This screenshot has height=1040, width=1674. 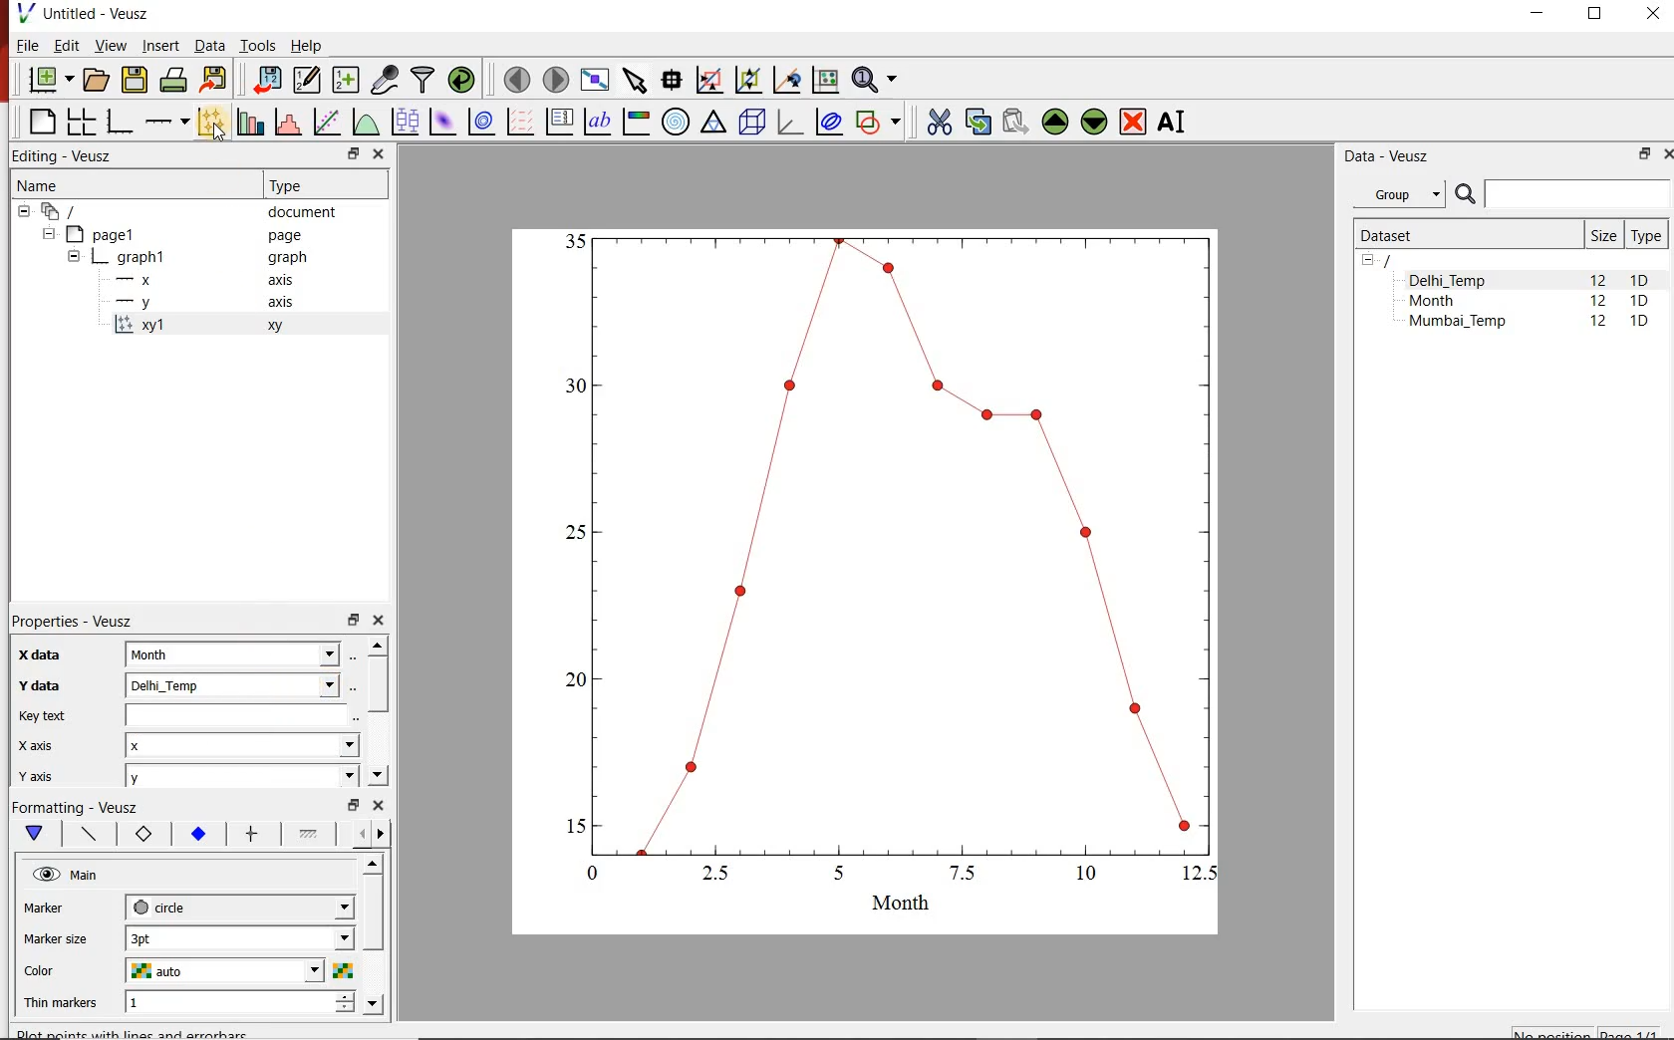 I want to click on Data - Veusz, so click(x=1390, y=156).